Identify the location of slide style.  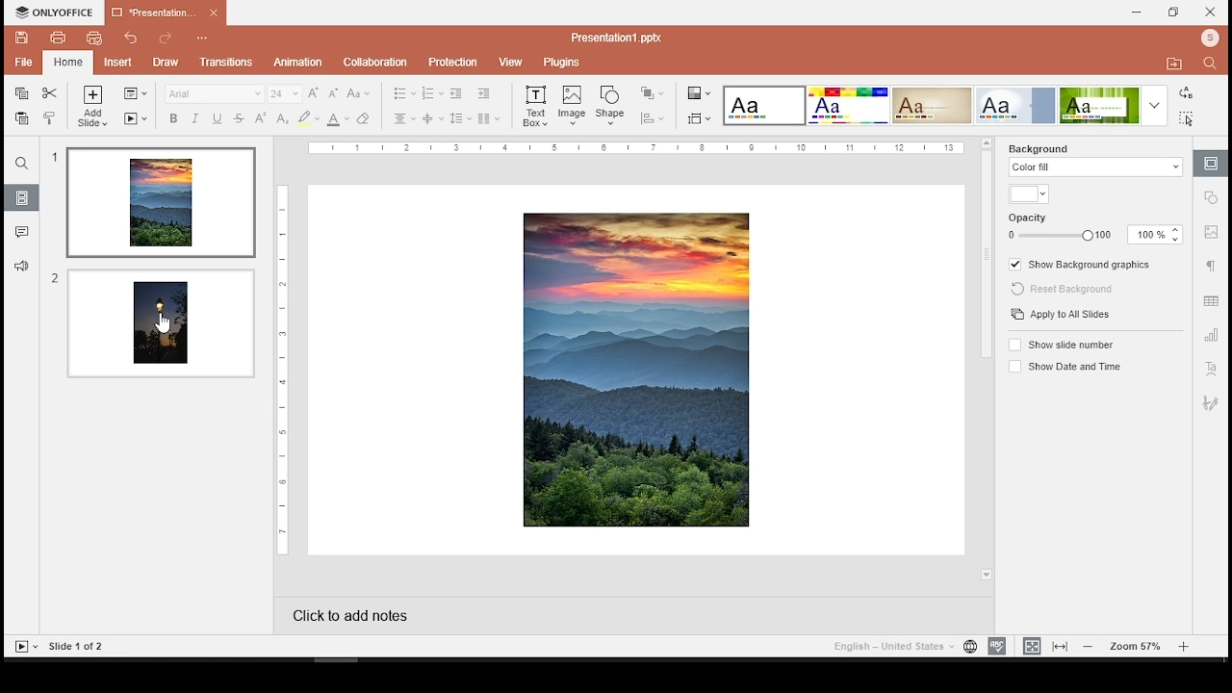
(764, 105).